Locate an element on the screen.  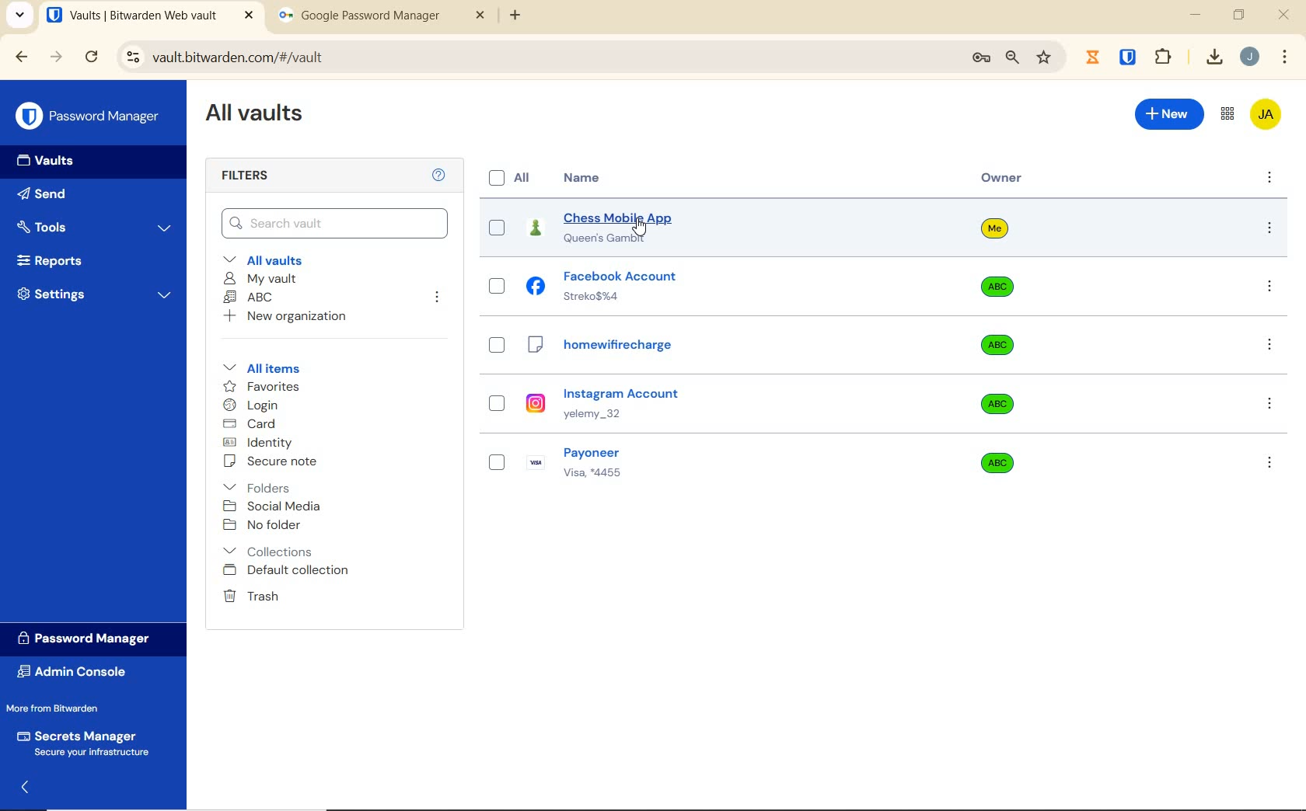
open tab is located at coordinates (152, 17).